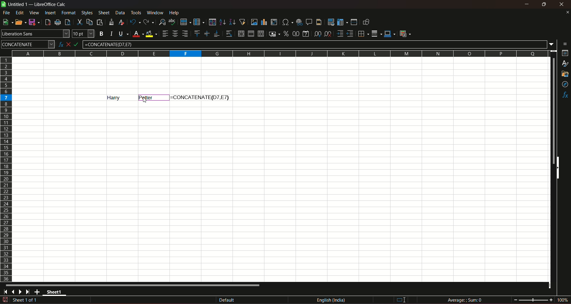 The image size is (571, 304). Describe the element at coordinates (558, 168) in the screenshot. I see `side scrollbars` at that location.